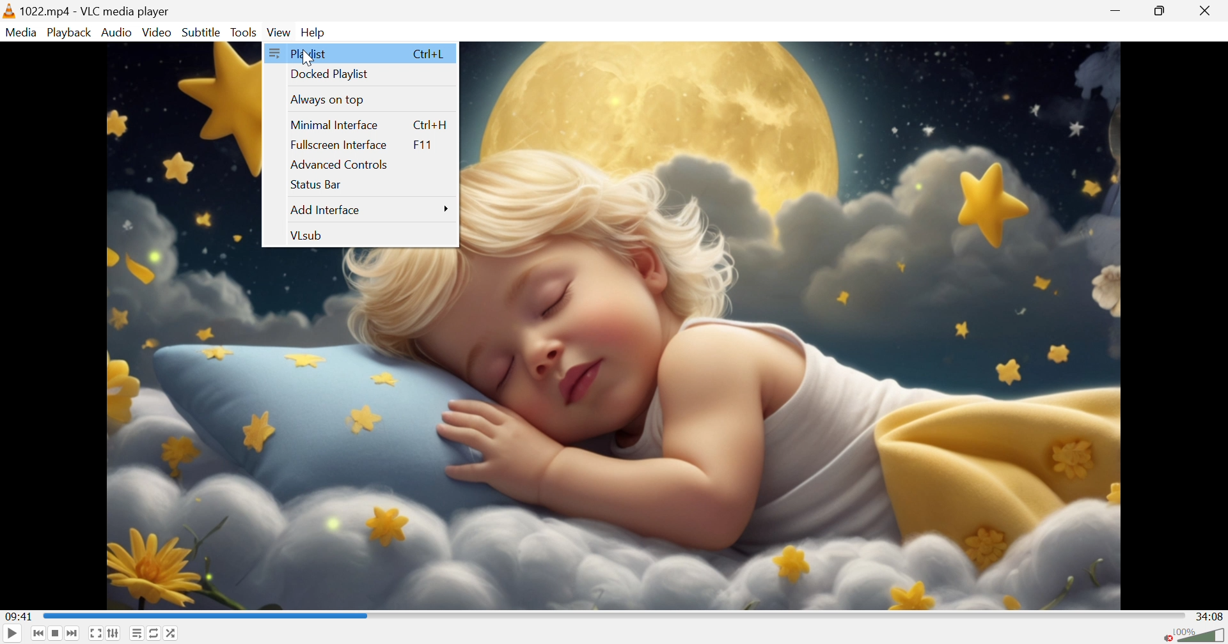  I want to click on VLsub, so click(305, 234).